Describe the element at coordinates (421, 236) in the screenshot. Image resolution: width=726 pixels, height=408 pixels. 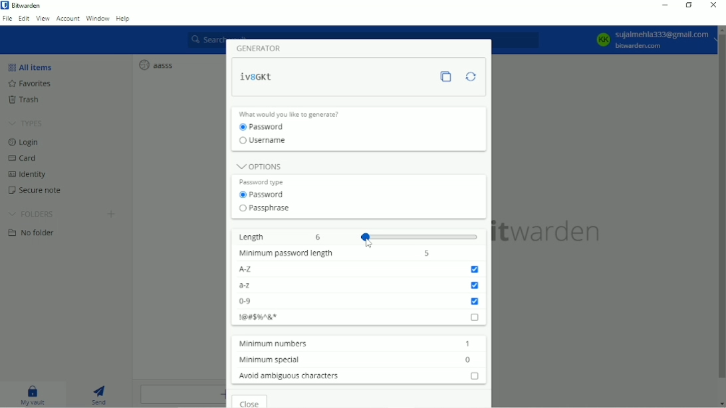
I see `Slider` at that location.